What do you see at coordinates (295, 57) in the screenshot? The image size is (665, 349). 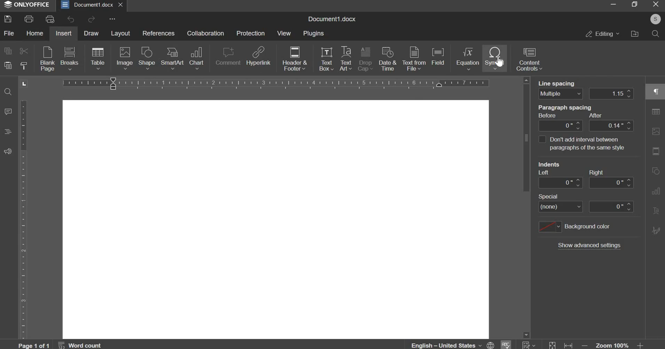 I see `header & footer` at bounding box center [295, 57].